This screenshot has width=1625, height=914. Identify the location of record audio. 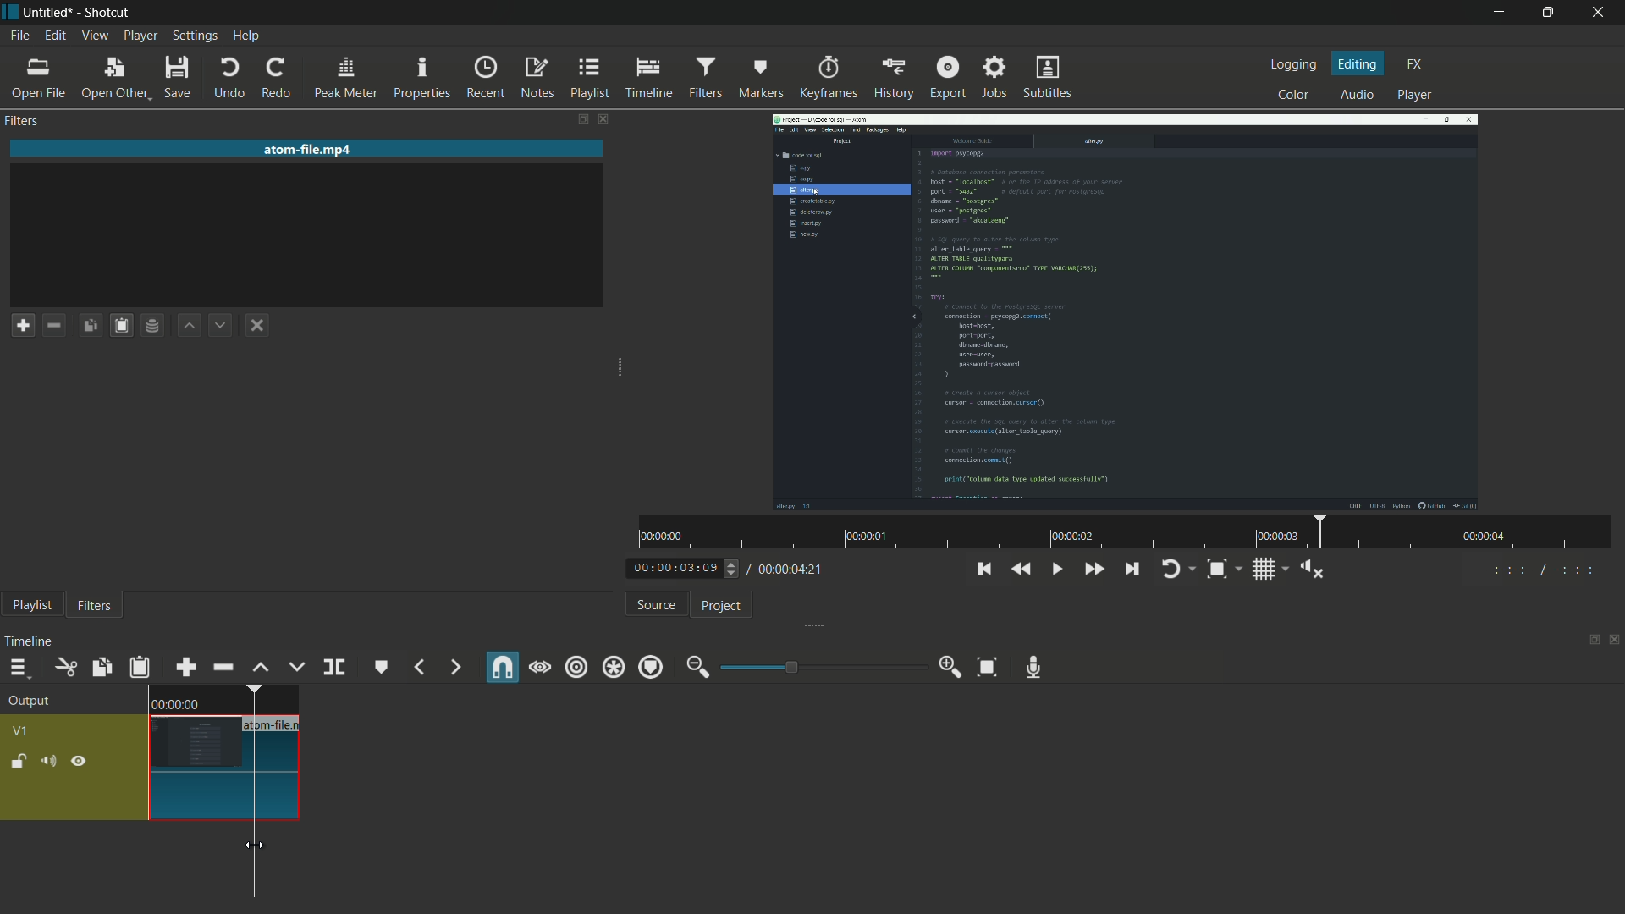
(1033, 667).